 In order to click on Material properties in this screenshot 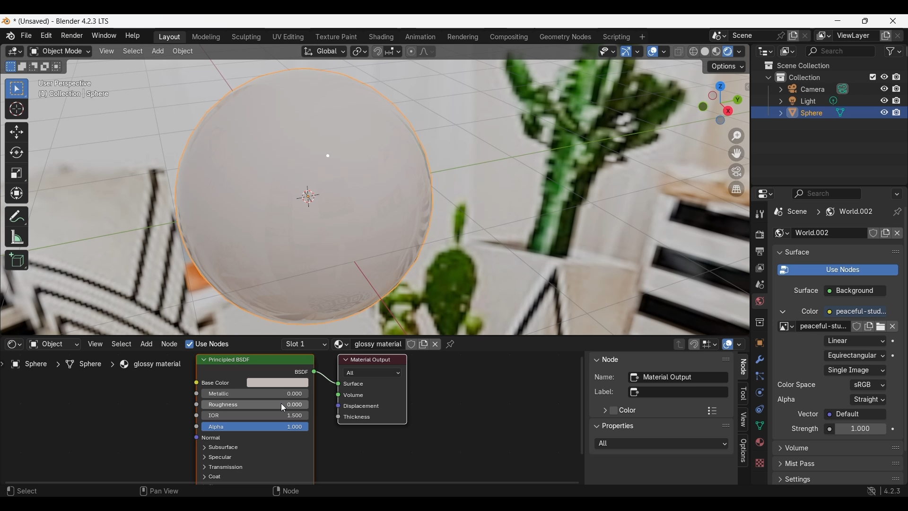, I will do `click(760, 442)`.